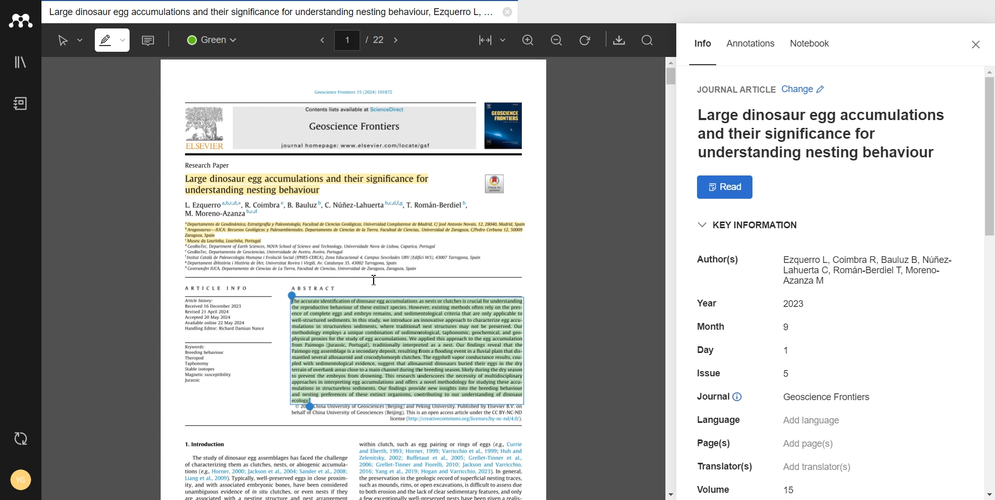 The width and height of the screenshot is (995, 500). Describe the element at coordinates (557, 39) in the screenshot. I see `Zoom out` at that location.